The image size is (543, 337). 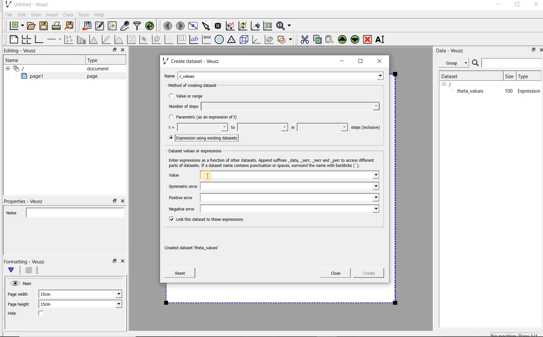 I want to click on ternary graph, so click(x=232, y=40).